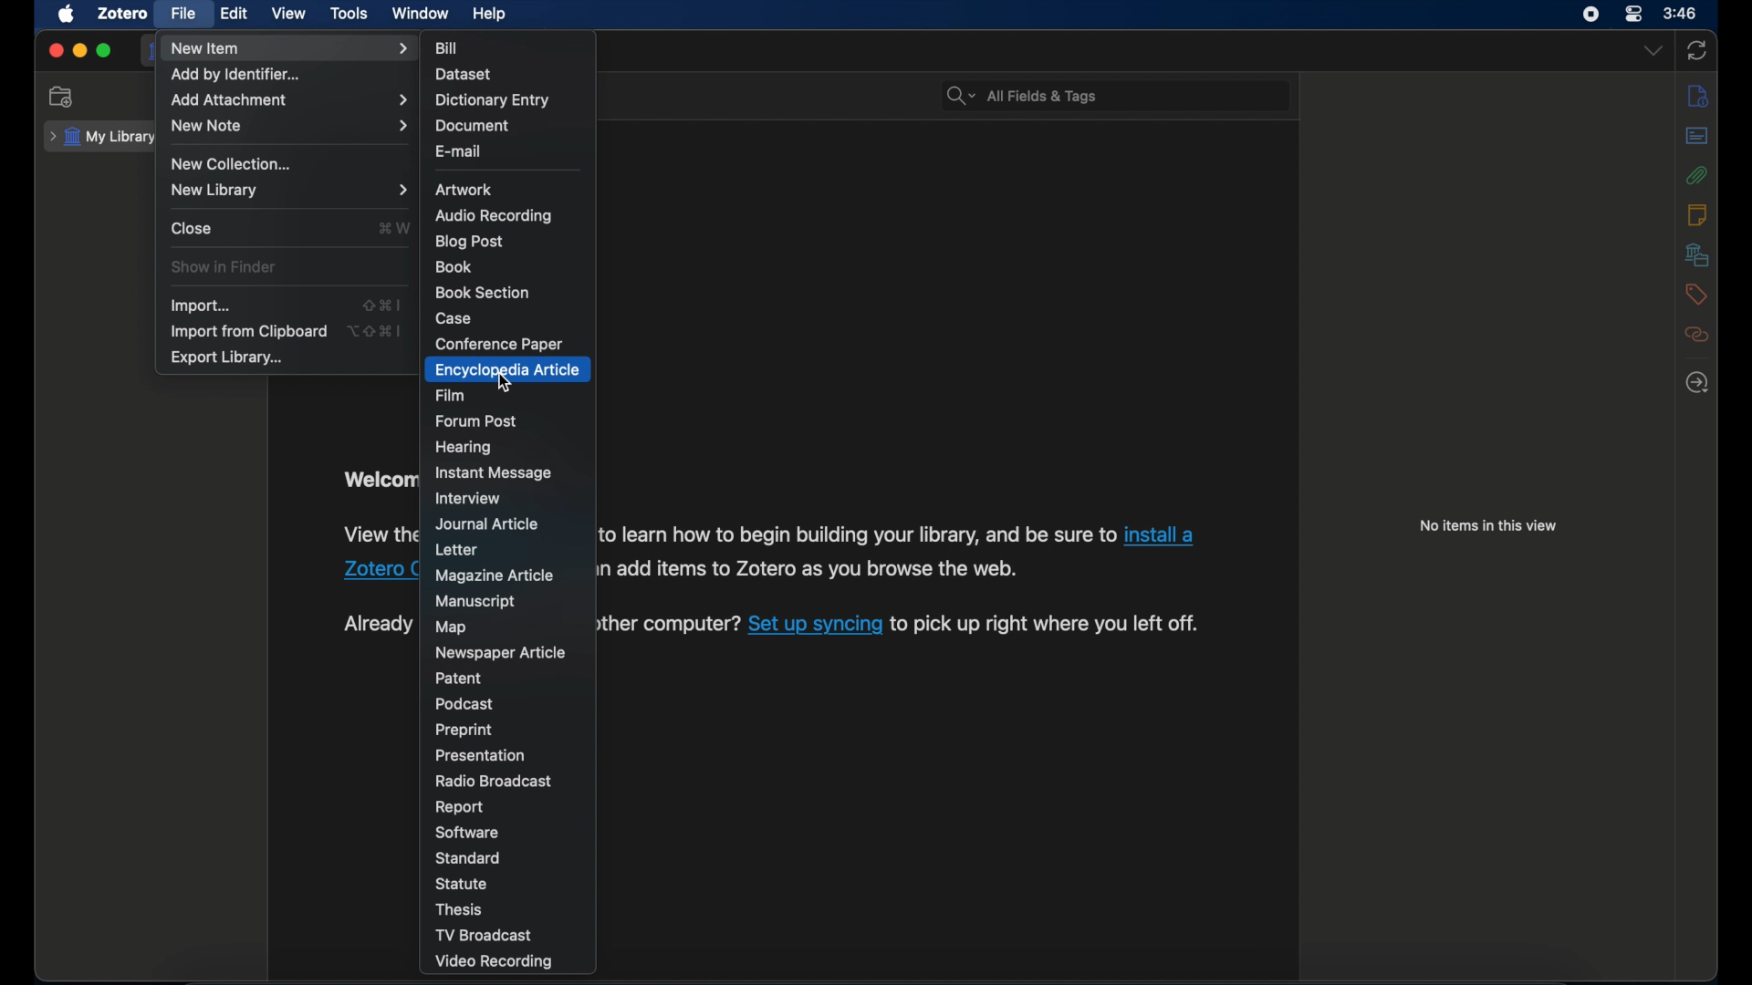 The width and height of the screenshot is (1752, 985). I want to click on help, so click(491, 14).